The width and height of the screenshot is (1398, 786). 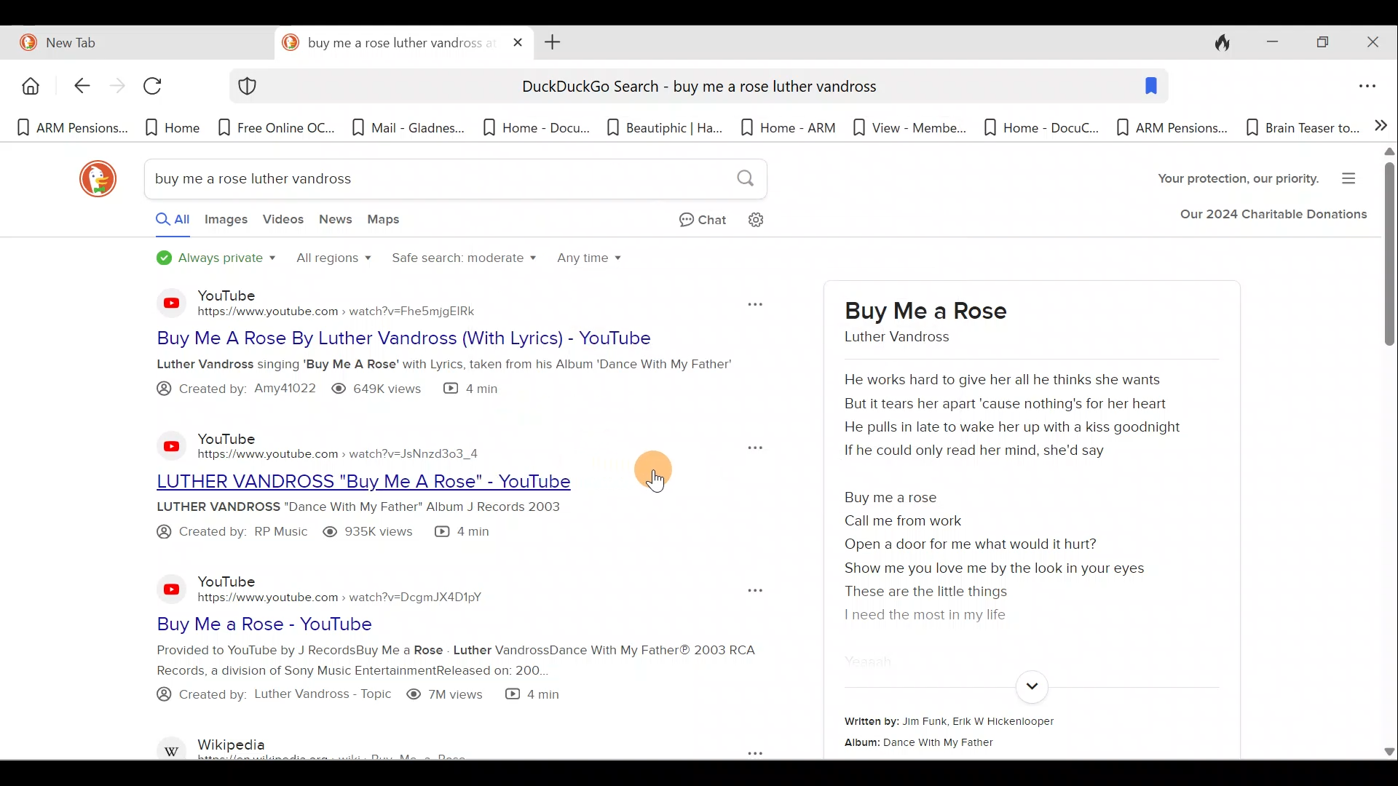 I want to click on Bookmark 7, so click(x=790, y=129).